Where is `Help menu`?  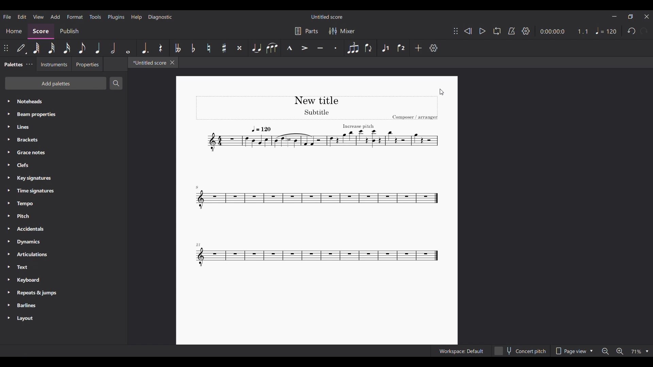 Help menu is located at coordinates (136, 17).